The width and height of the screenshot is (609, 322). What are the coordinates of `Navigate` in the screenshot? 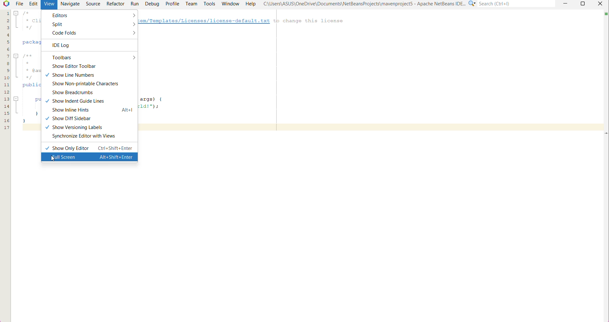 It's located at (70, 4).